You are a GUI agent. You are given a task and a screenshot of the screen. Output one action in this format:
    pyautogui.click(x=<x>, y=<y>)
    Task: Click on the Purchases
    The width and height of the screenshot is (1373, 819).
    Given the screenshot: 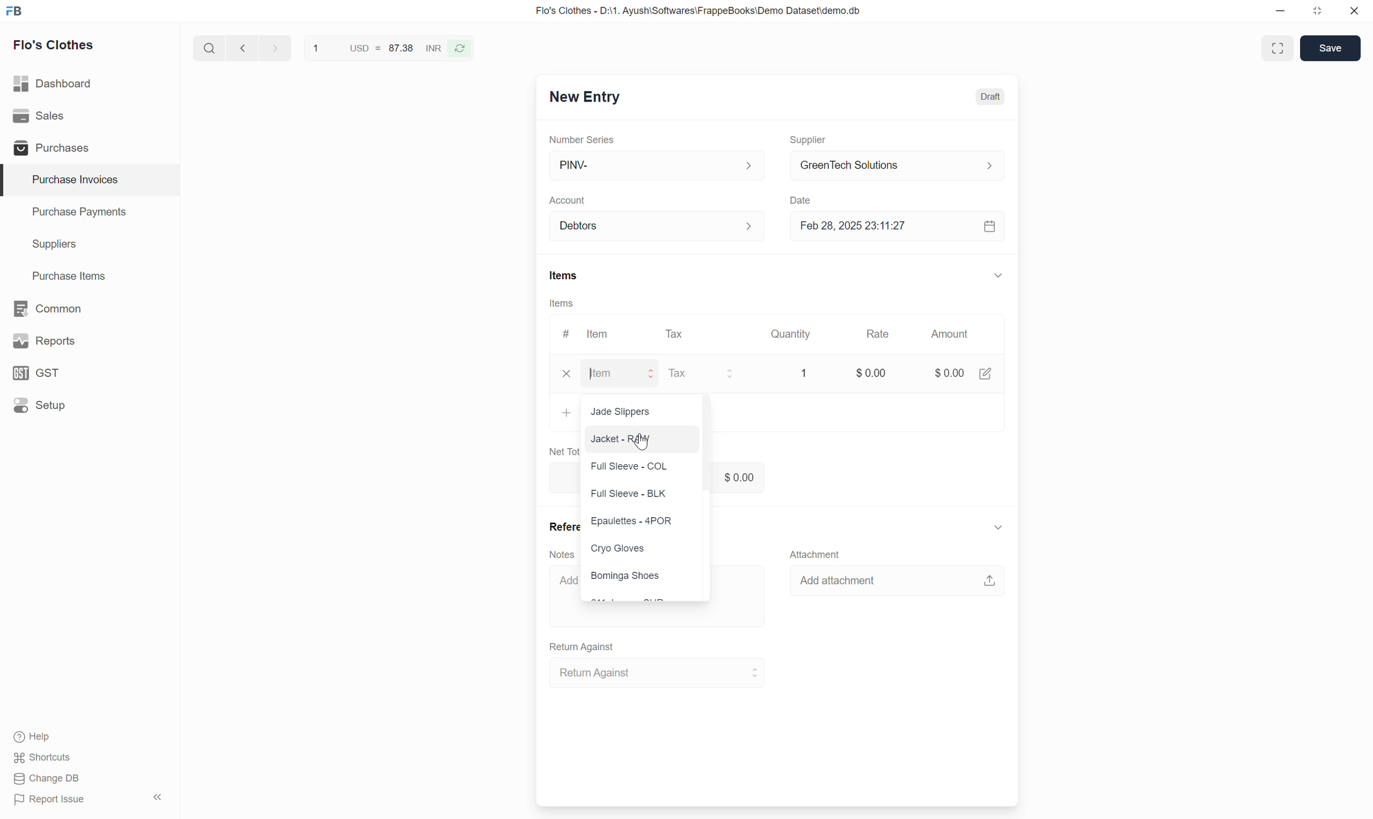 What is the action you would take?
    pyautogui.click(x=89, y=147)
    